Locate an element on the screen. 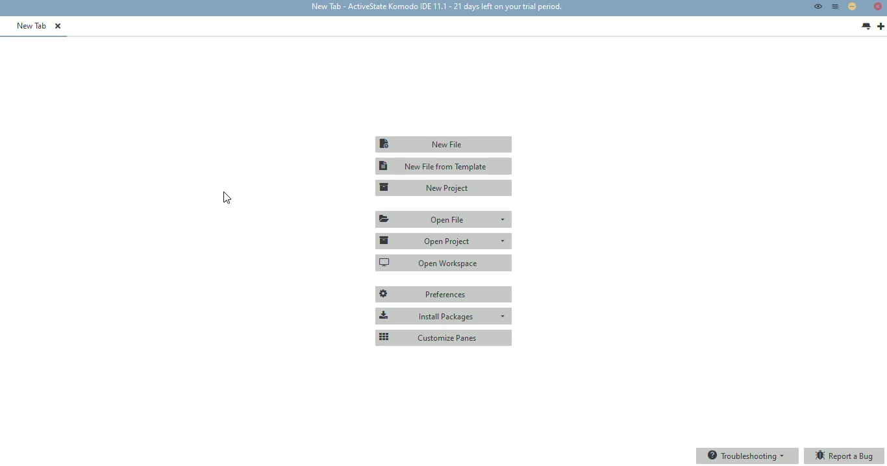  open project is located at coordinates (443, 241).